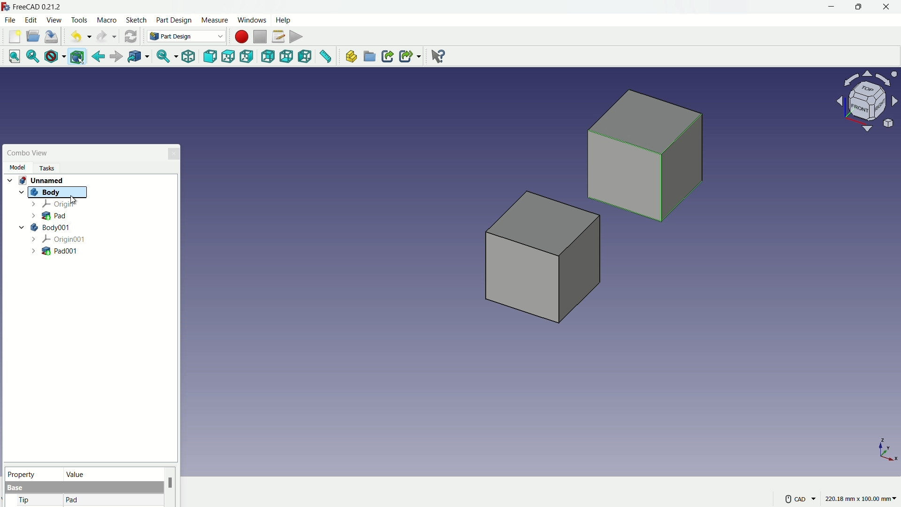 The width and height of the screenshot is (901, 507). What do you see at coordinates (59, 239) in the screenshot?
I see `origin001` at bounding box center [59, 239].